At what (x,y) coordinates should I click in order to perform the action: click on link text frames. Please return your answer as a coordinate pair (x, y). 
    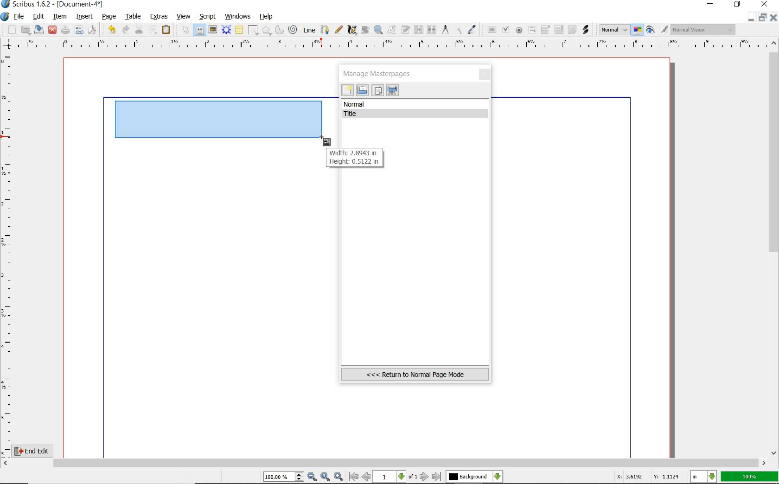
    Looking at the image, I should click on (418, 29).